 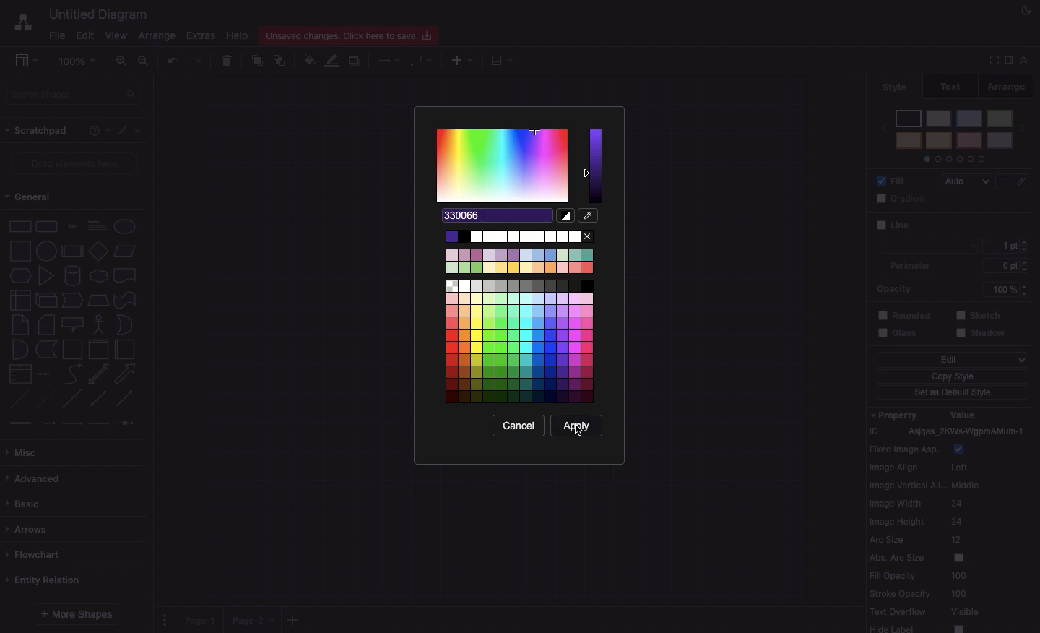 What do you see at coordinates (71, 348) in the screenshot?
I see `container` at bounding box center [71, 348].